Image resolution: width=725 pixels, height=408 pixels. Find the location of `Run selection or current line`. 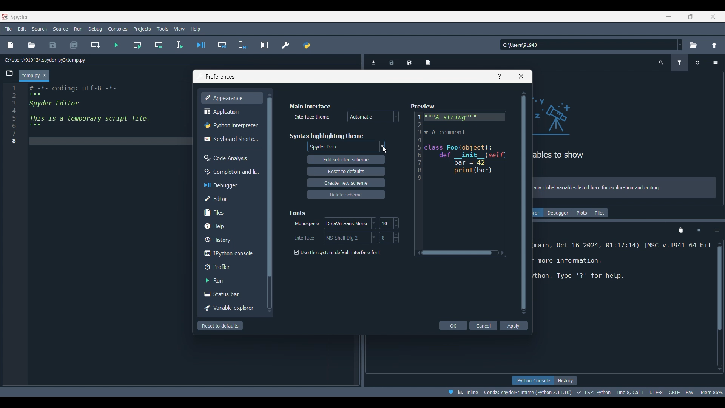

Run selection or current line is located at coordinates (179, 45).